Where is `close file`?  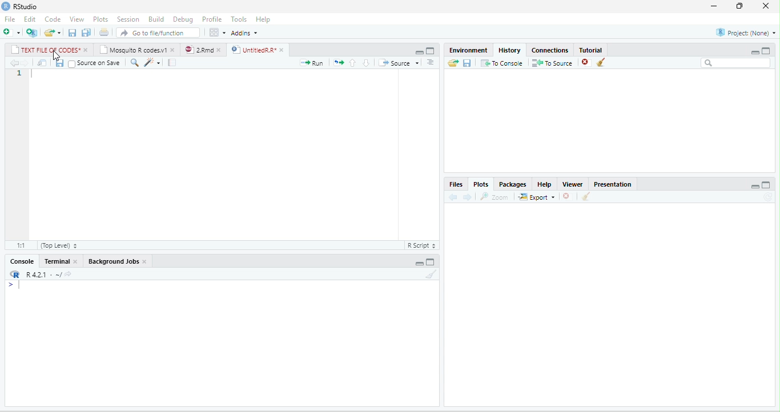 close file is located at coordinates (586, 62).